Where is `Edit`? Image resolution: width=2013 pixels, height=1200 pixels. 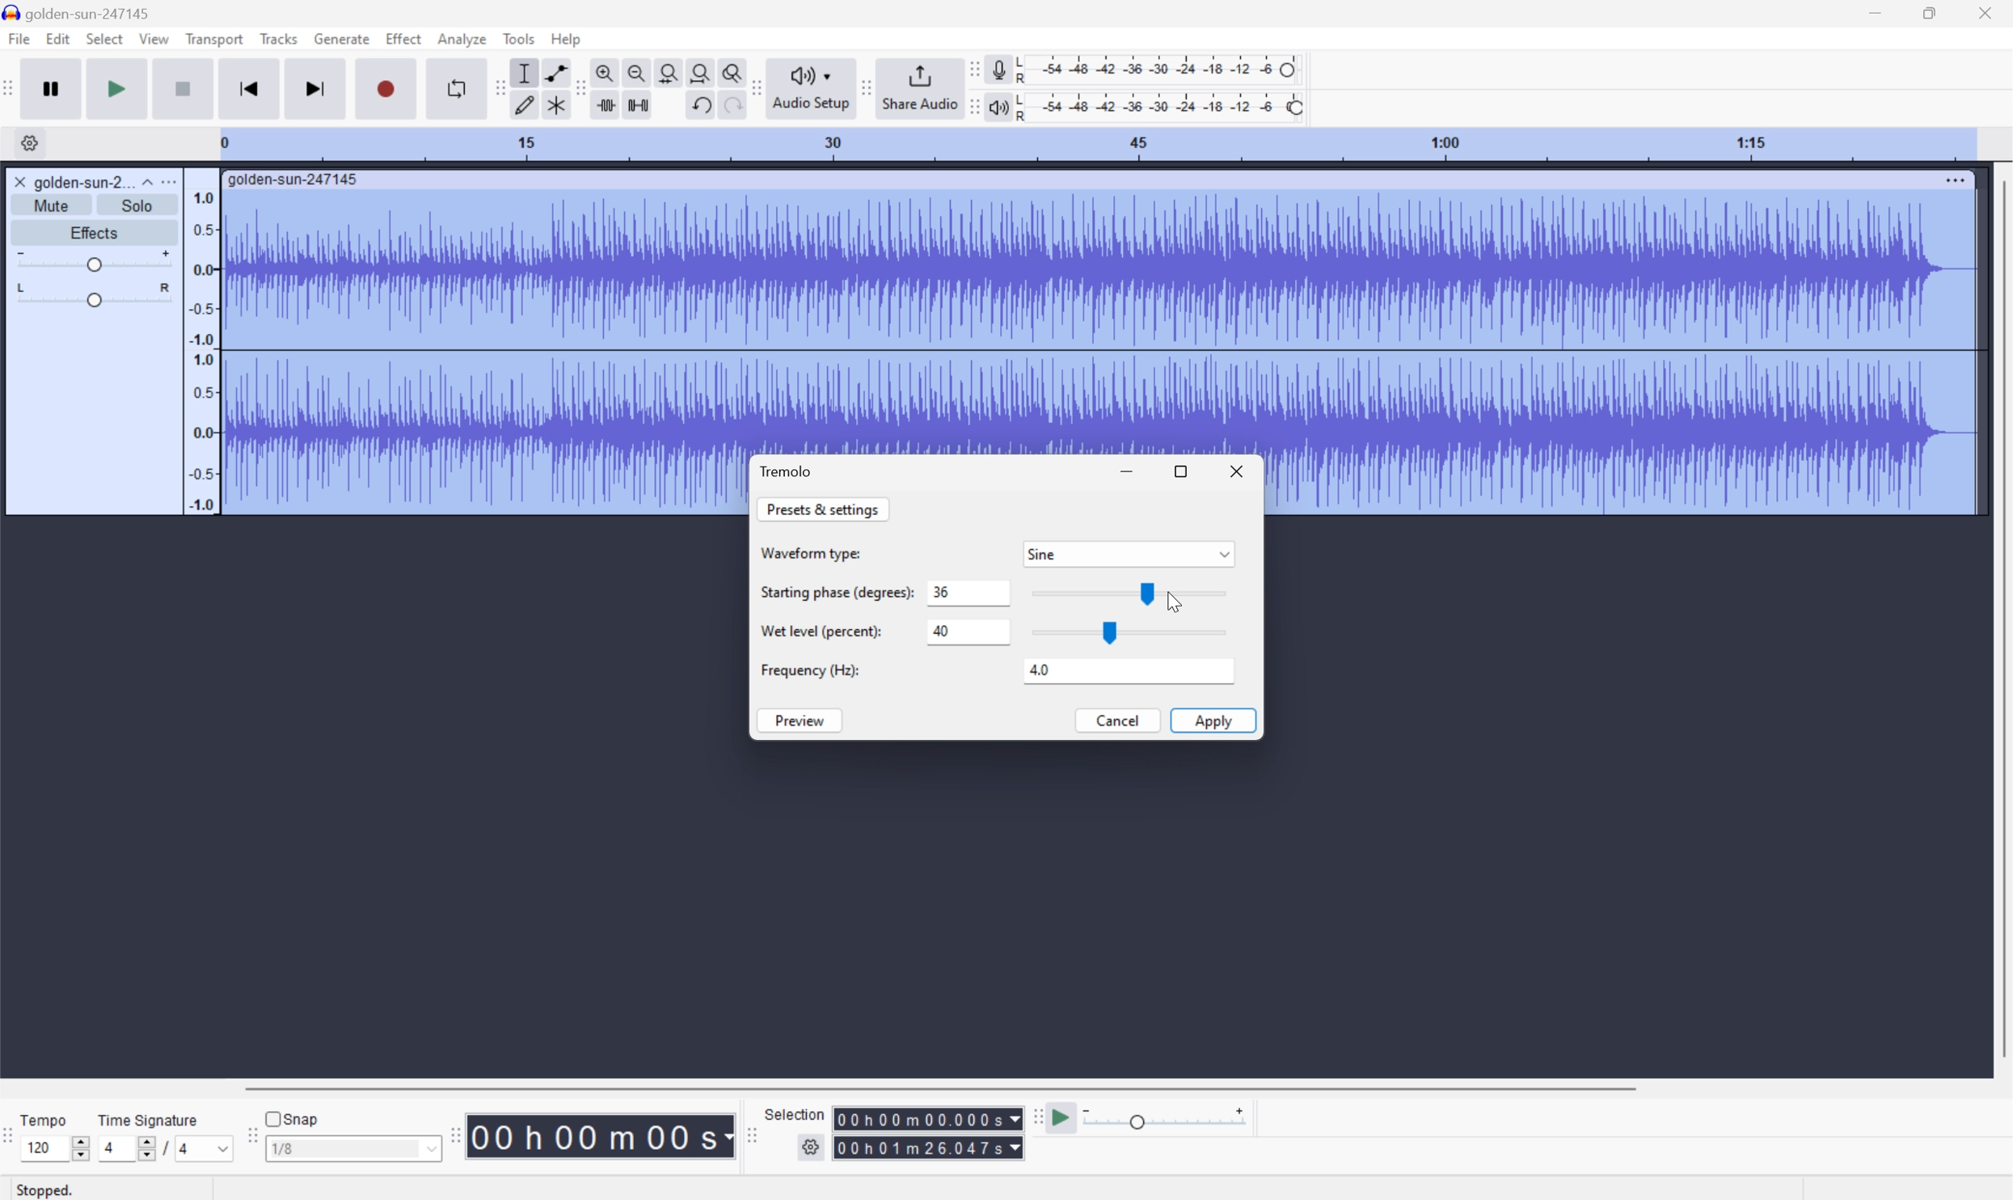
Edit is located at coordinates (57, 38).